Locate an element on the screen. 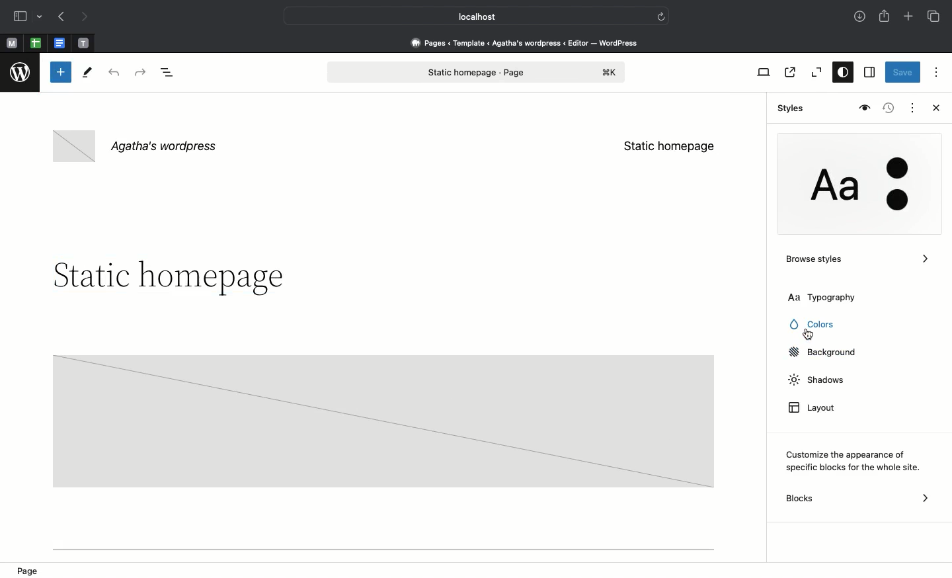 This screenshot has width=952, height=578. Share is located at coordinates (885, 16).